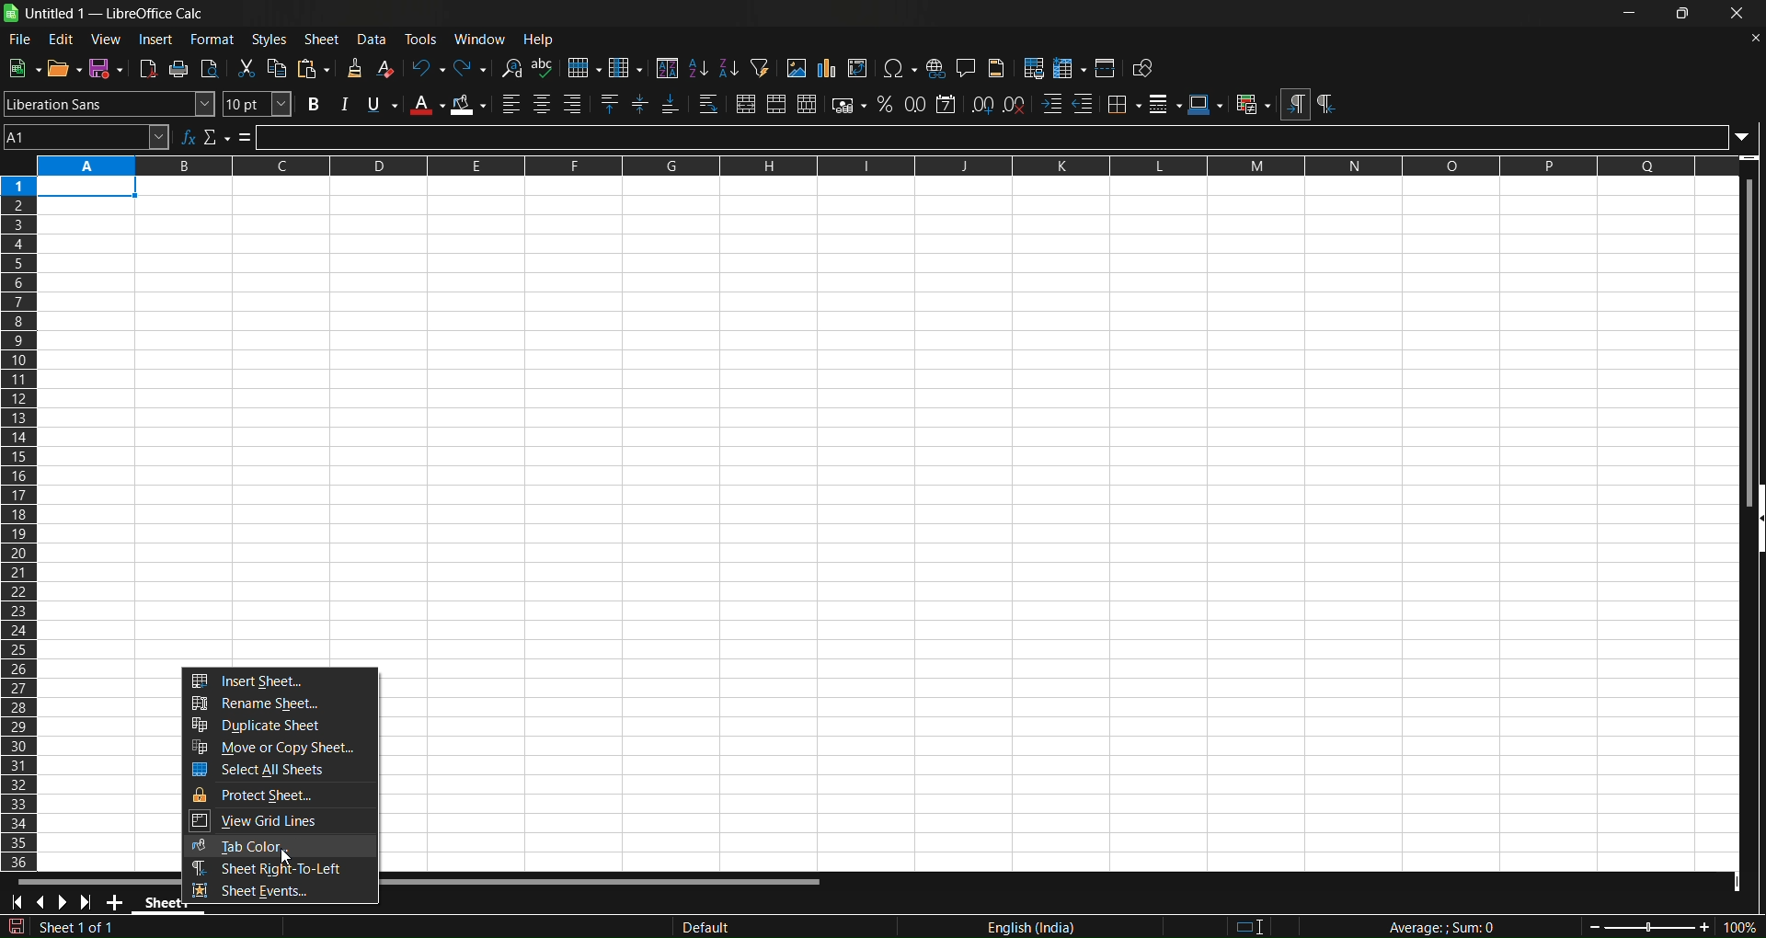  Describe the element at coordinates (17, 903) in the screenshot. I see `scroll to first sheet` at that location.